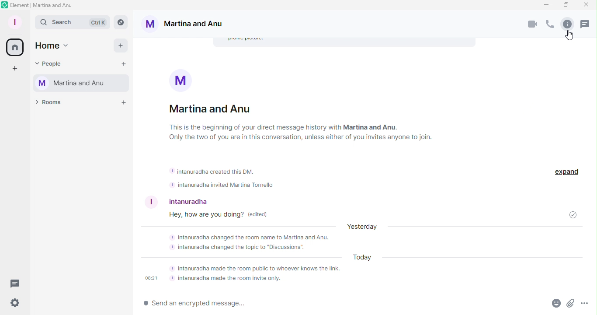 This screenshot has height=315, width=597. I want to click on Close, so click(587, 6).